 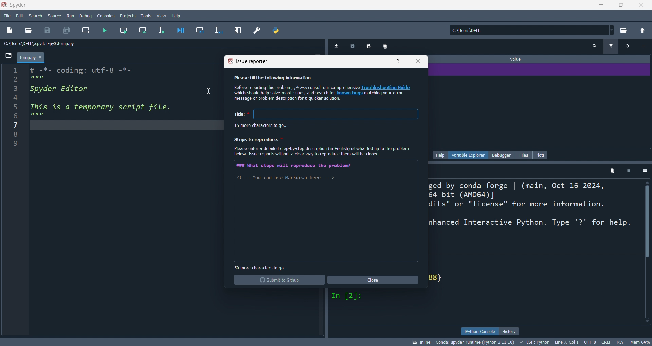 I want to click on Vertical scroll bar, so click(x=648, y=251).